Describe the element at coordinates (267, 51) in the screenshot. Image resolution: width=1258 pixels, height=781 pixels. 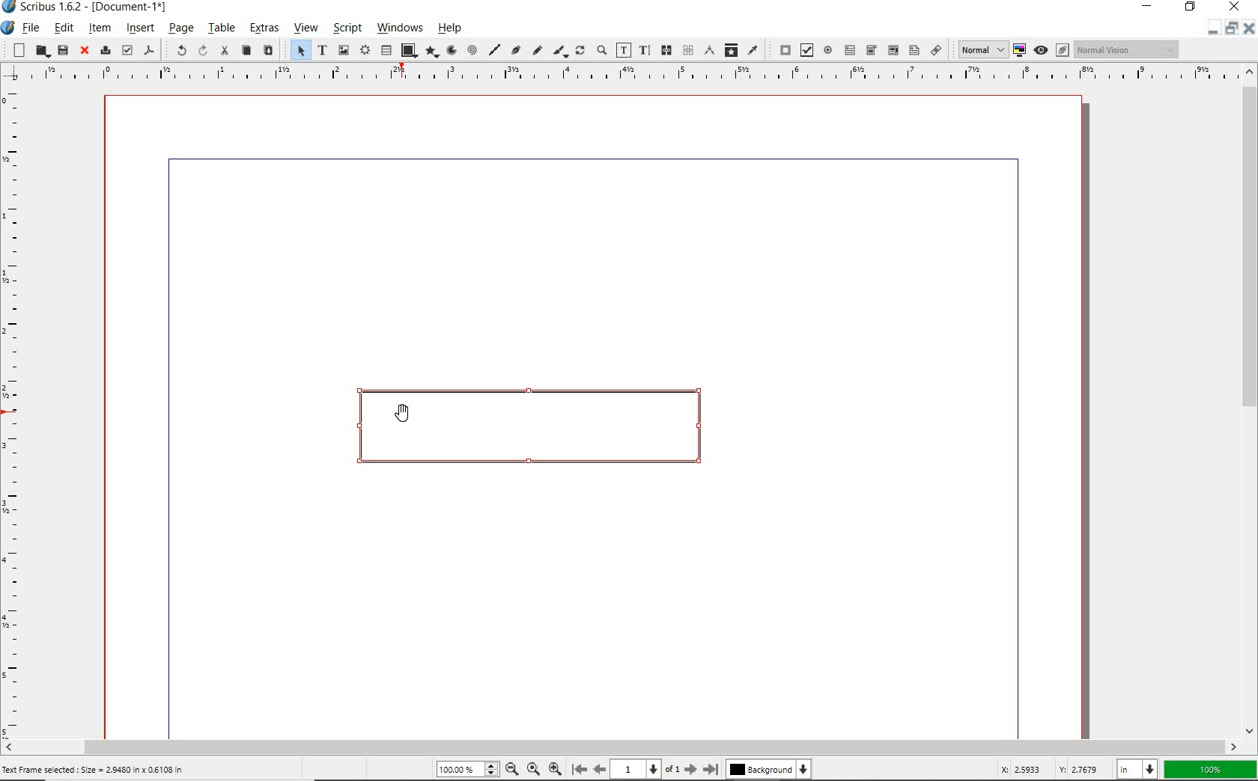
I see `paste` at that location.